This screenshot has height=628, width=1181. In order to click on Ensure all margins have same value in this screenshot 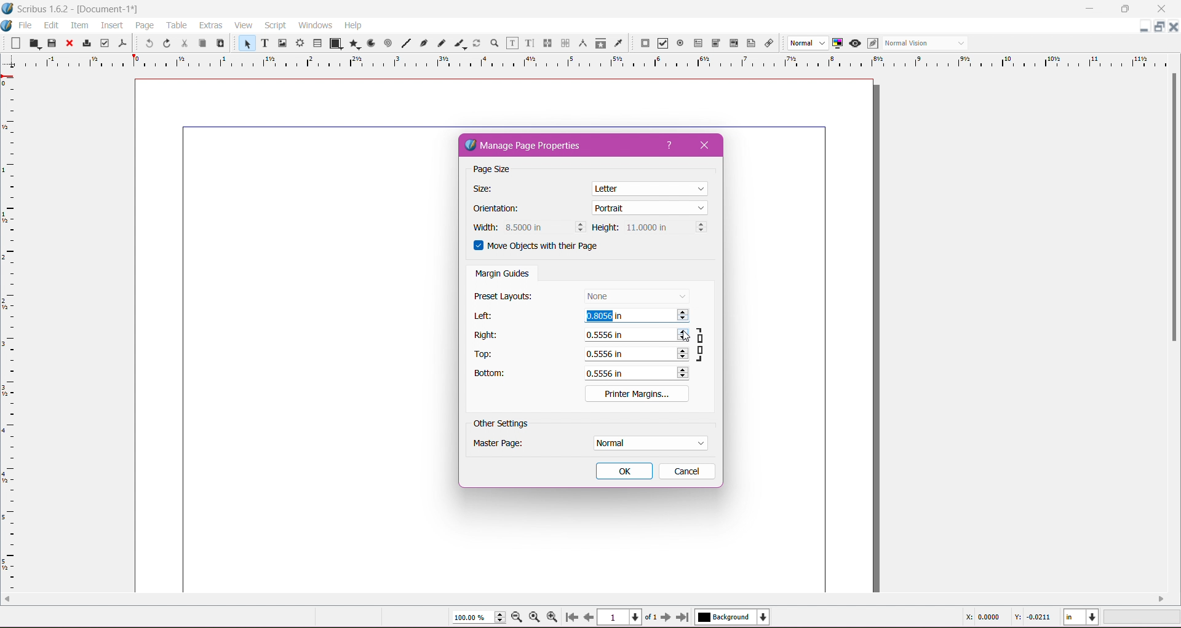, I will do `click(702, 343)`.